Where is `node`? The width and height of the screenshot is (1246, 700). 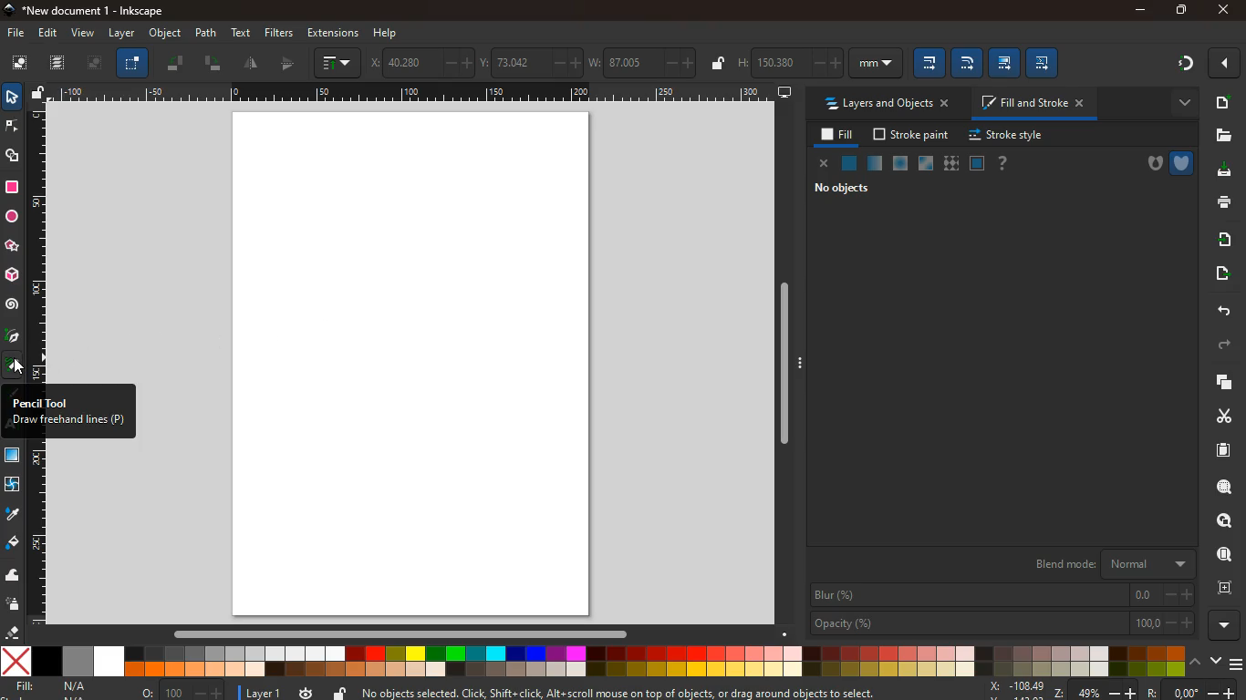 node is located at coordinates (14, 125).